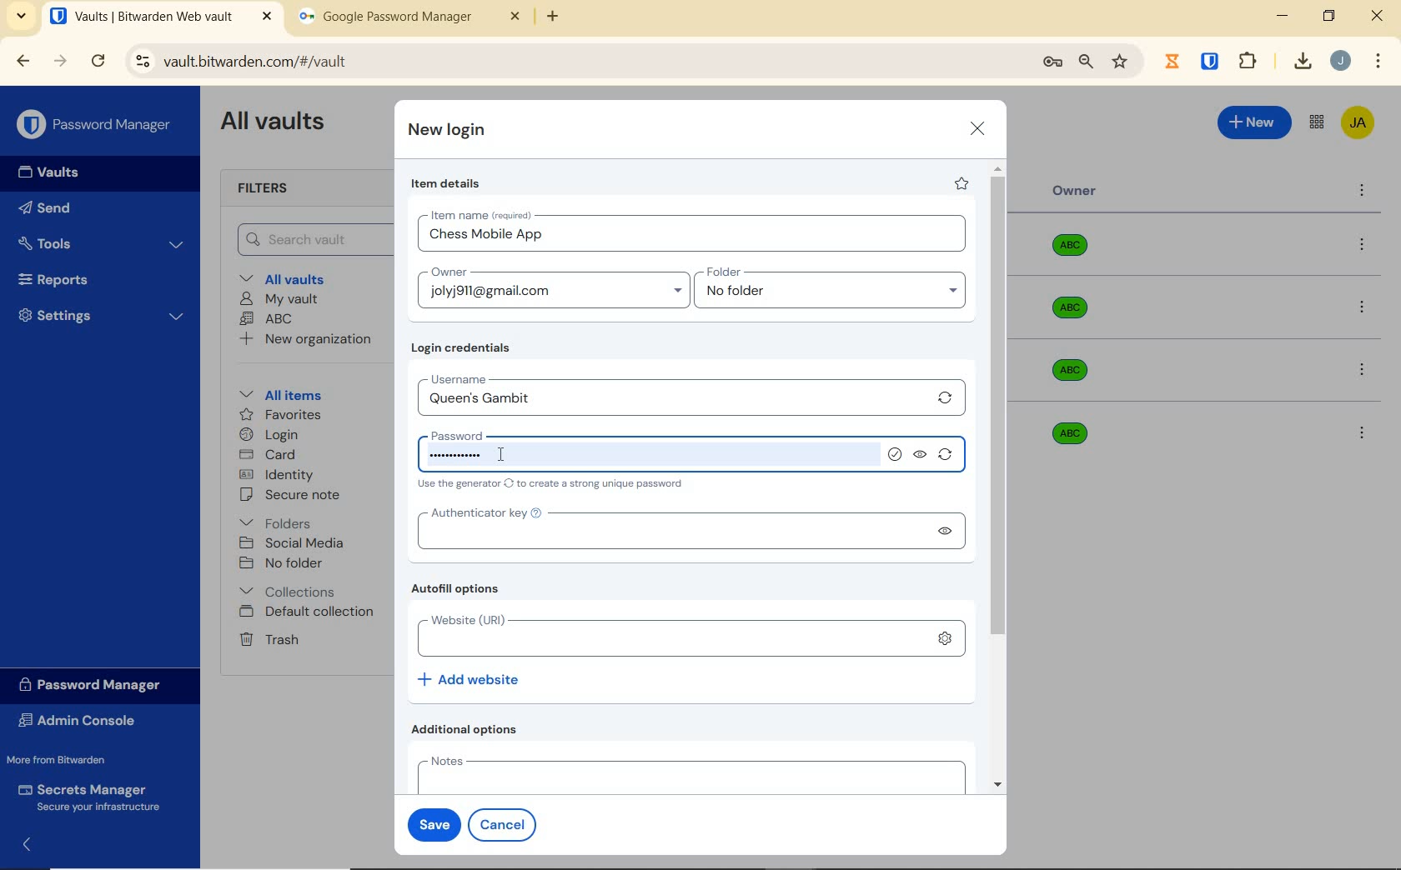 This screenshot has width=1401, height=870. What do you see at coordinates (284, 564) in the screenshot?
I see `No folder` at bounding box center [284, 564].